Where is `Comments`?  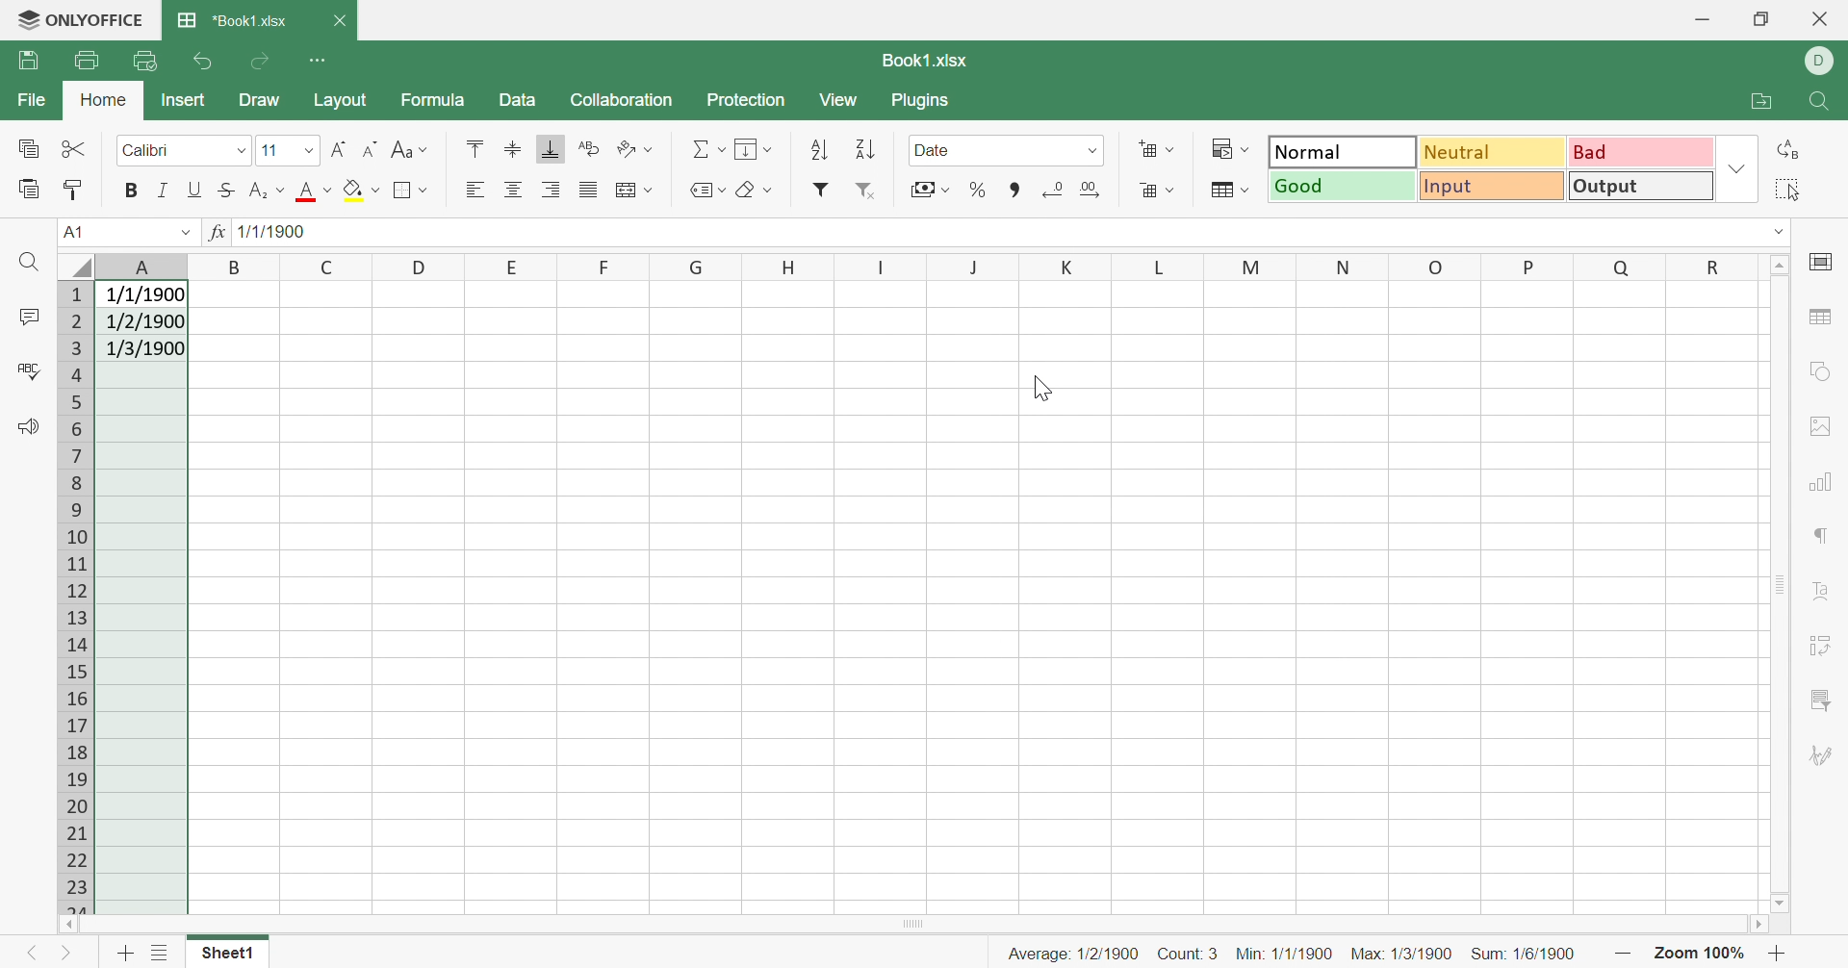
Comments is located at coordinates (28, 318).